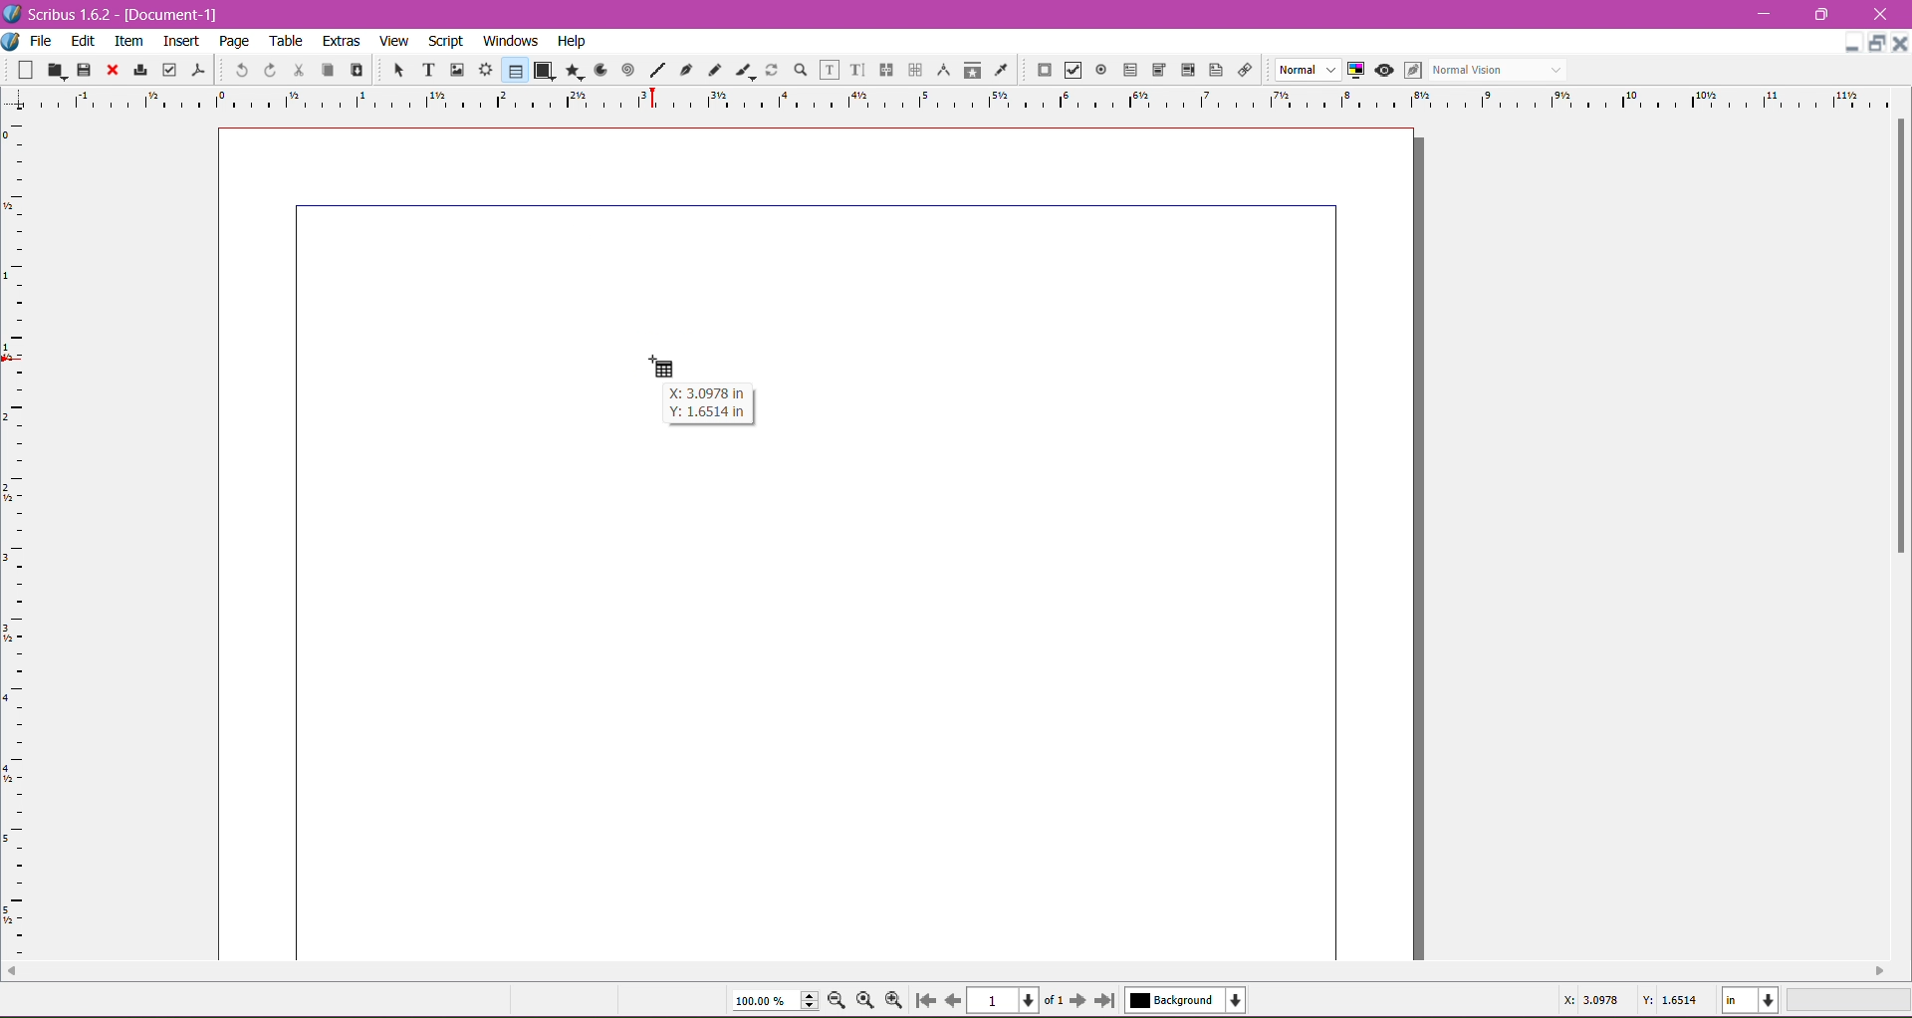  Describe the element at coordinates (267, 70) in the screenshot. I see `Redo` at that location.